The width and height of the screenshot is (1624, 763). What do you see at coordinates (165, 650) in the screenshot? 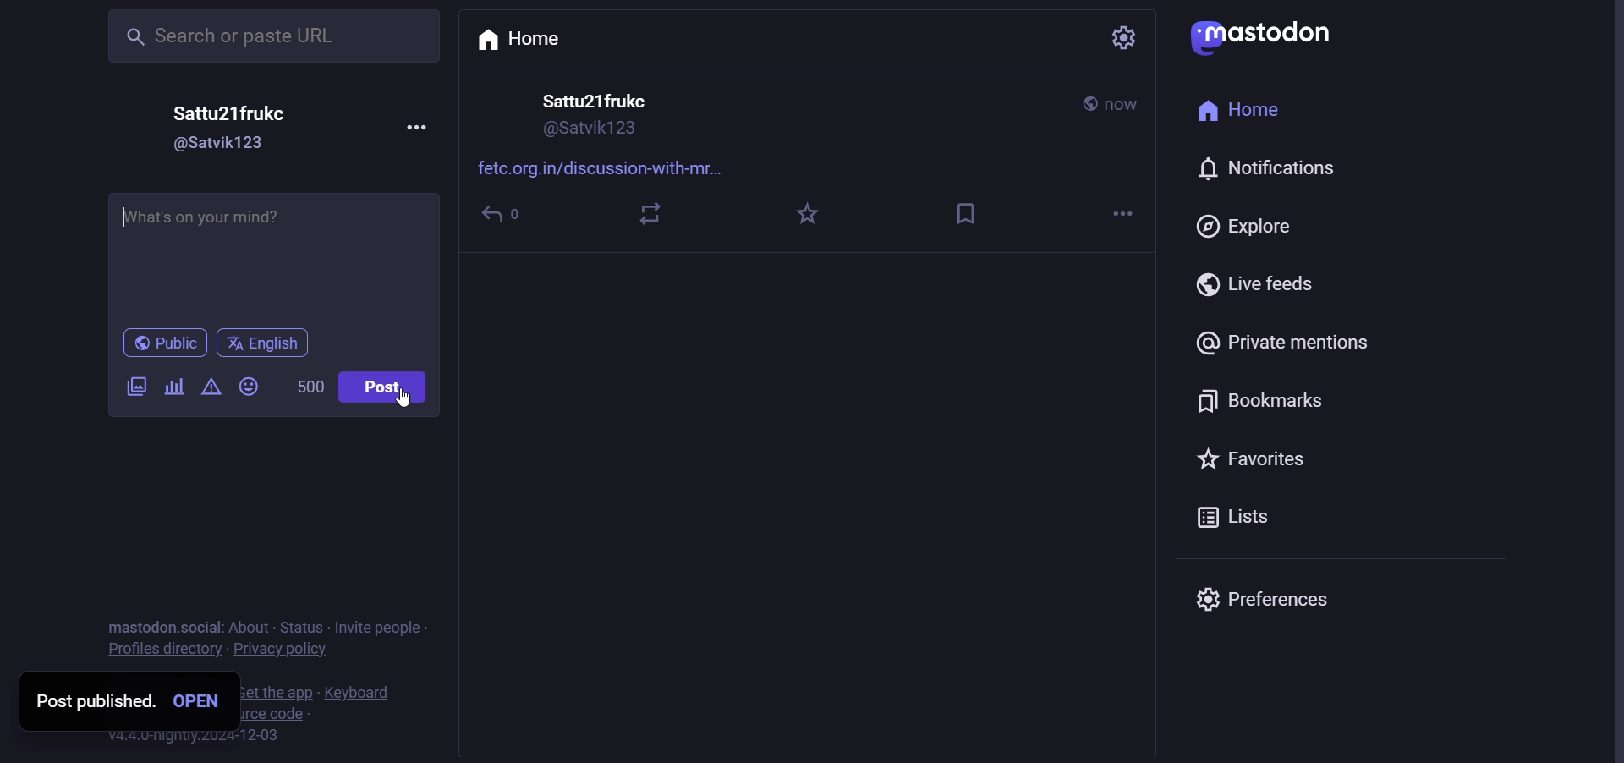
I see `profiles` at bounding box center [165, 650].